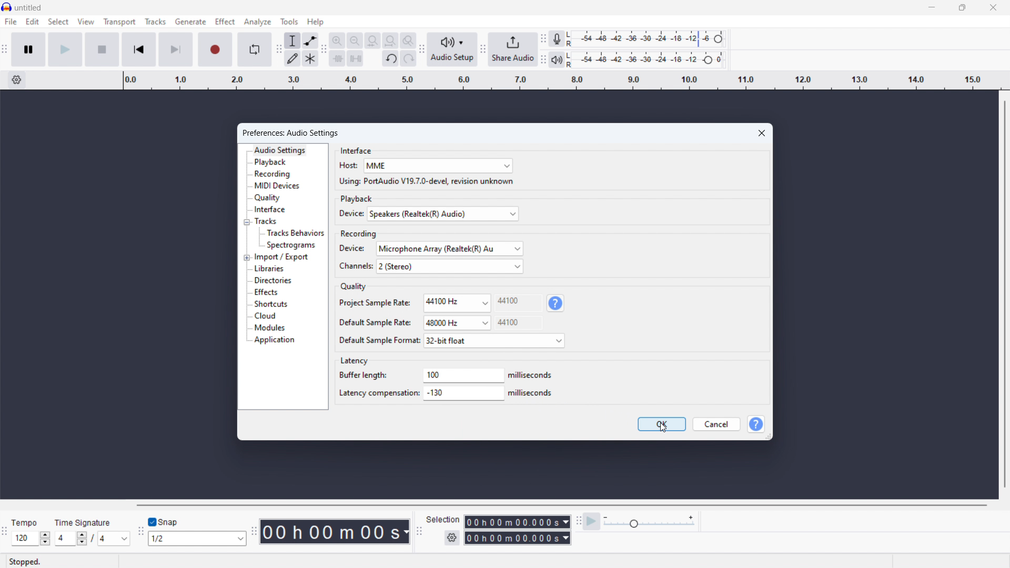 The width and height of the screenshot is (1010, 568). What do you see at coordinates (463, 375) in the screenshot?
I see `buffer length` at bounding box center [463, 375].